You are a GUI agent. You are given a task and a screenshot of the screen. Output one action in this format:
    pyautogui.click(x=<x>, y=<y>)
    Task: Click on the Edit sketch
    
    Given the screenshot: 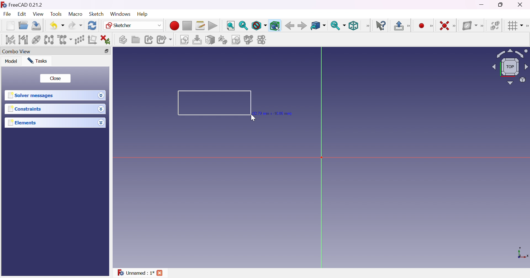 What is the action you would take?
    pyautogui.click(x=197, y=40)
    